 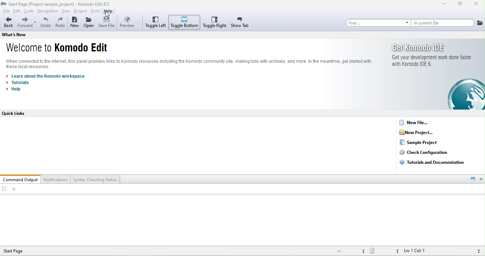 What do you see at coordinates (47, 76) in the screenshot?
I see `learn about the komodo workspace` at bounding box center [47, 76].